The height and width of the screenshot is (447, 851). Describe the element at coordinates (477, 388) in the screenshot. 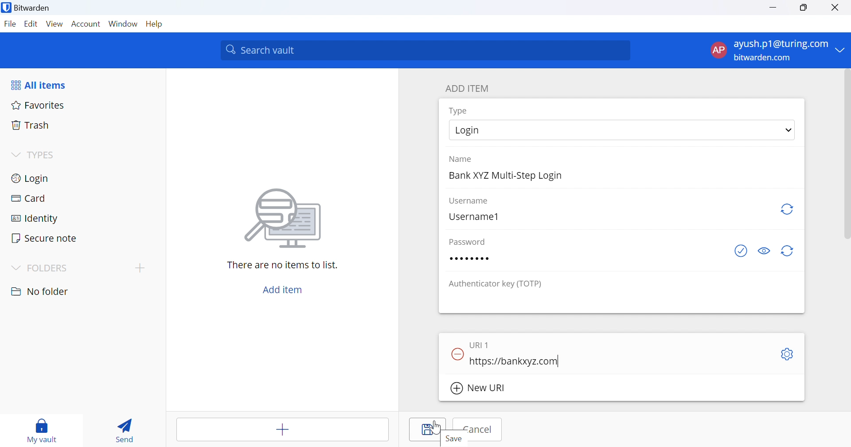

I see `New URI` at that location.